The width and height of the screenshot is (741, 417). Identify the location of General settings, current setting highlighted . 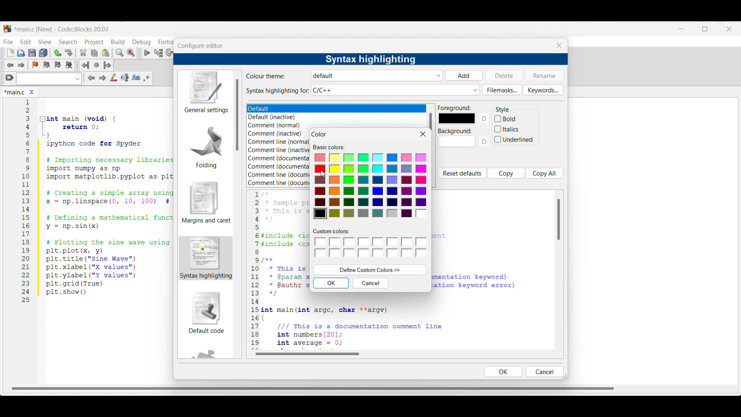
(205, 93).